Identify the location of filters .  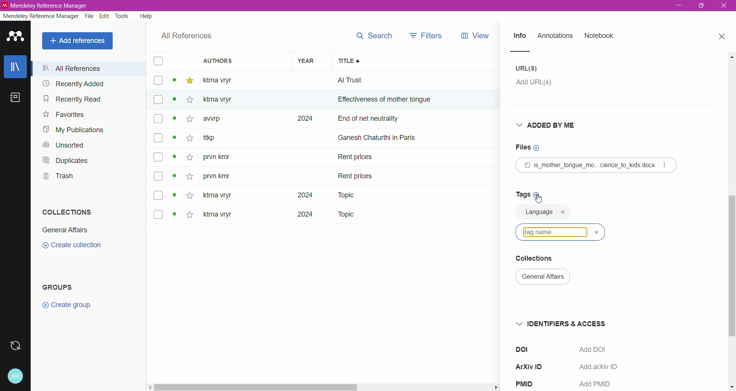
(426, 35).